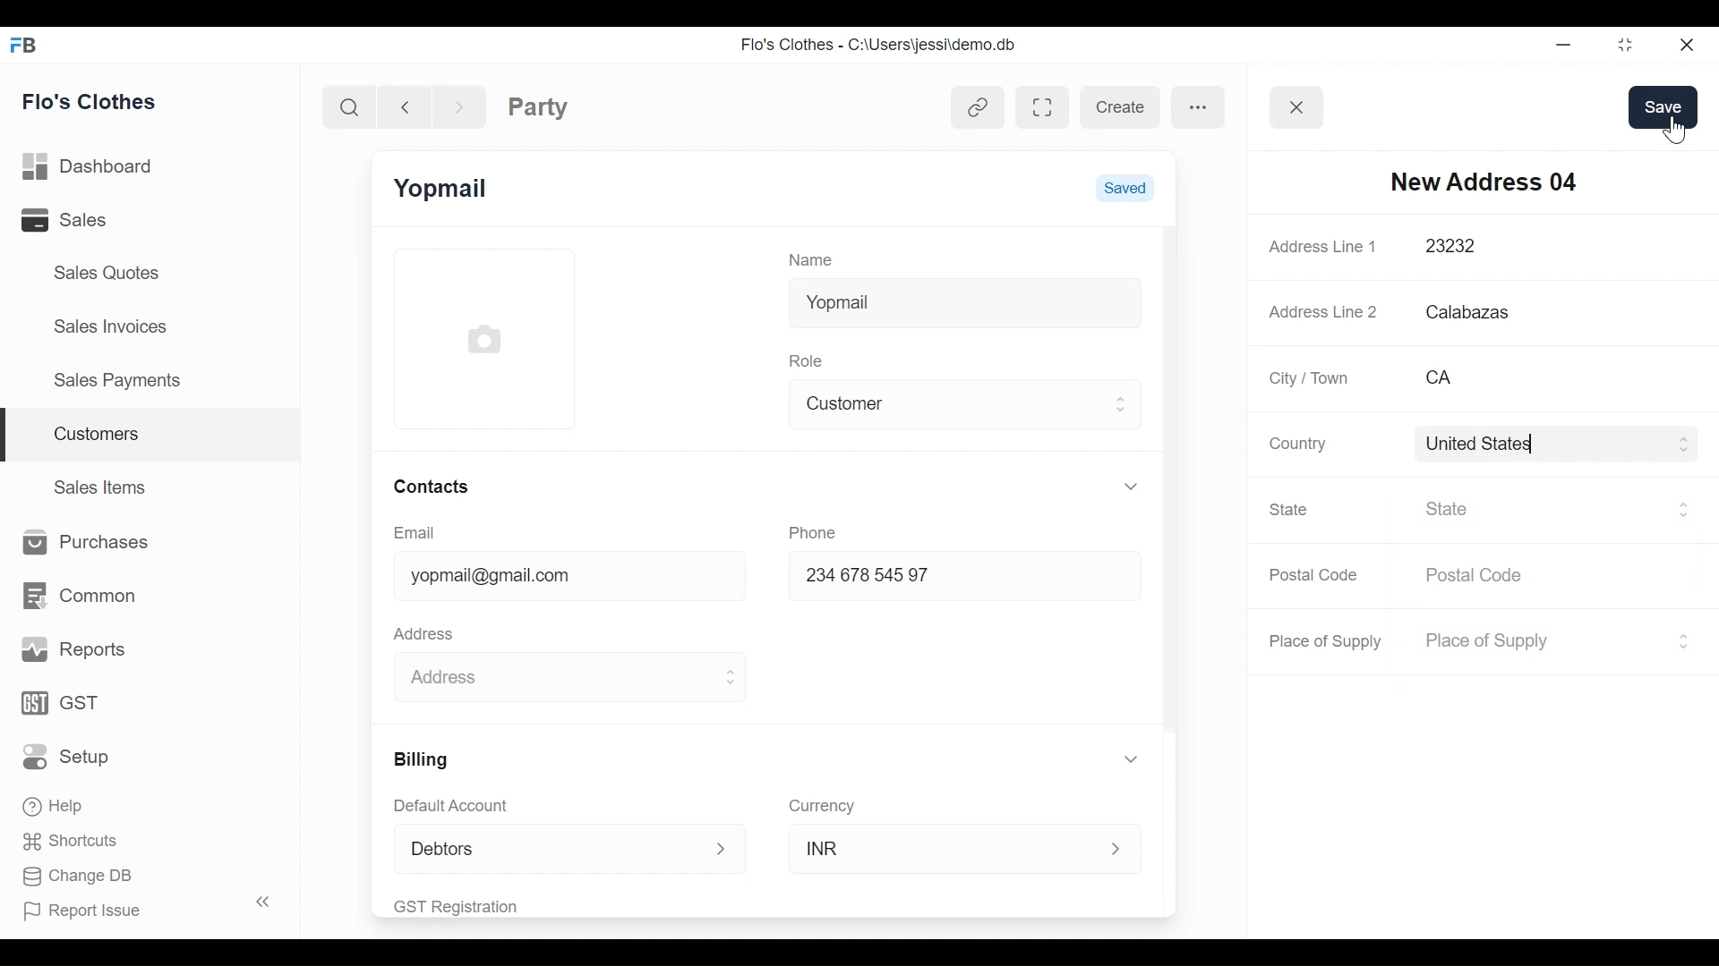 The height and width of the screenshot is (966, 1719). I want to click on Sales Items, so click(102, 485).